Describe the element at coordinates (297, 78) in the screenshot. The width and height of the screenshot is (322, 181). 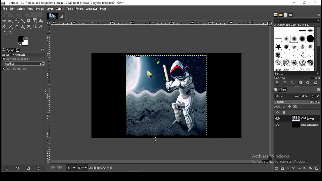
I see `spacing` at that location.